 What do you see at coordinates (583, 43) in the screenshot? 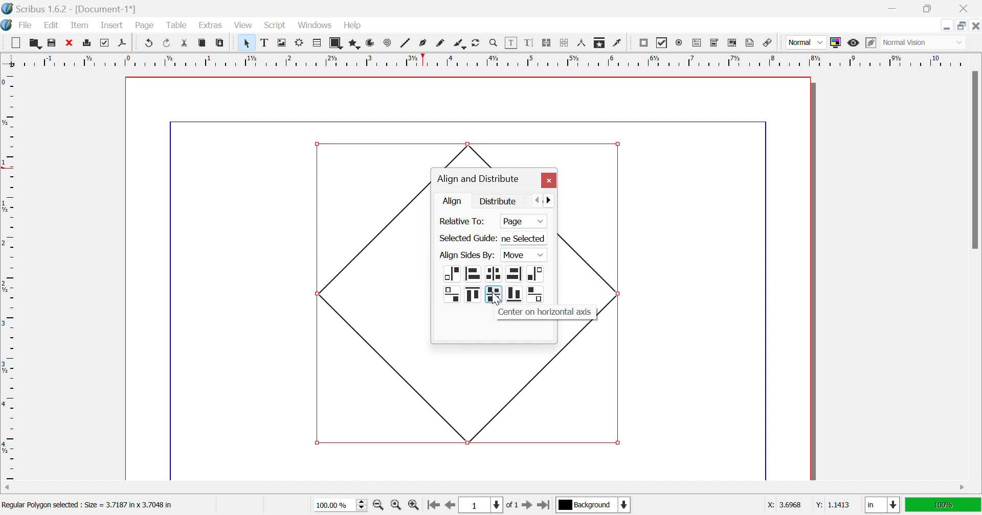
I see `Measurements` at bounding box center [583, 43].